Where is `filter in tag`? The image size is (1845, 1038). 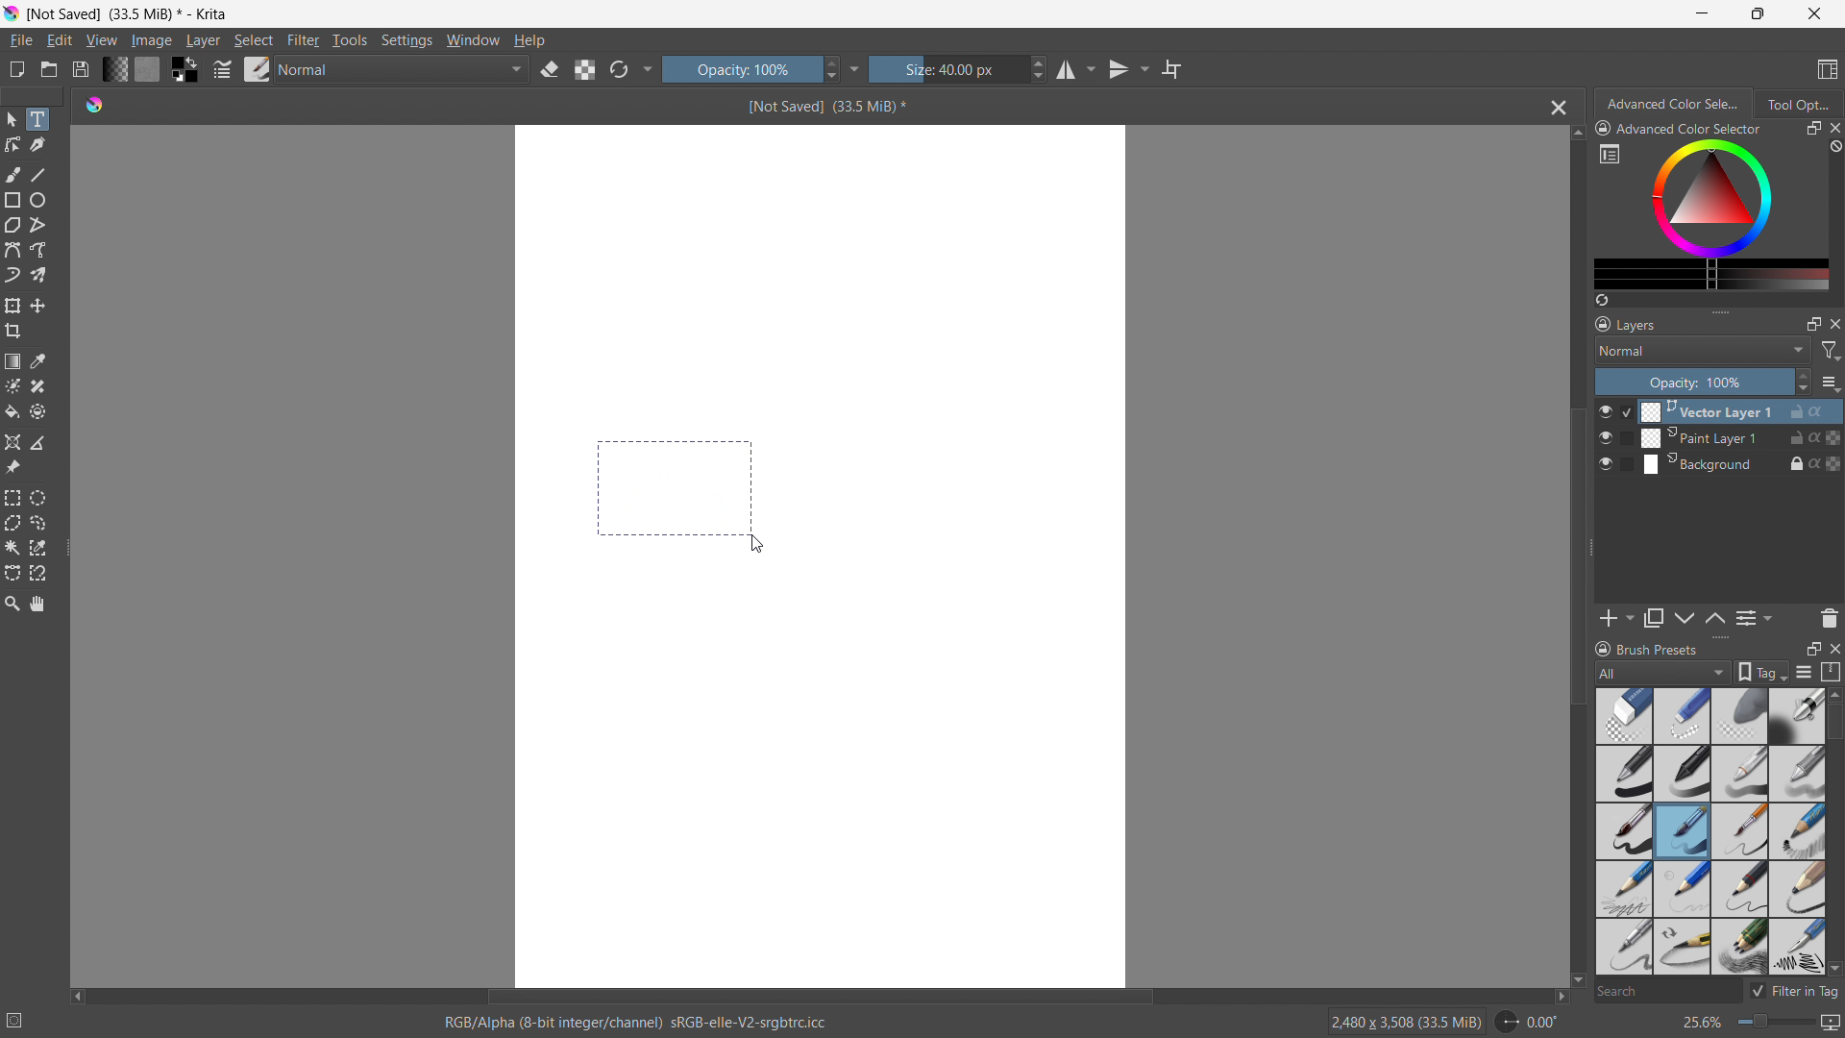
filter in tag is located at coordinates (1794, 988).